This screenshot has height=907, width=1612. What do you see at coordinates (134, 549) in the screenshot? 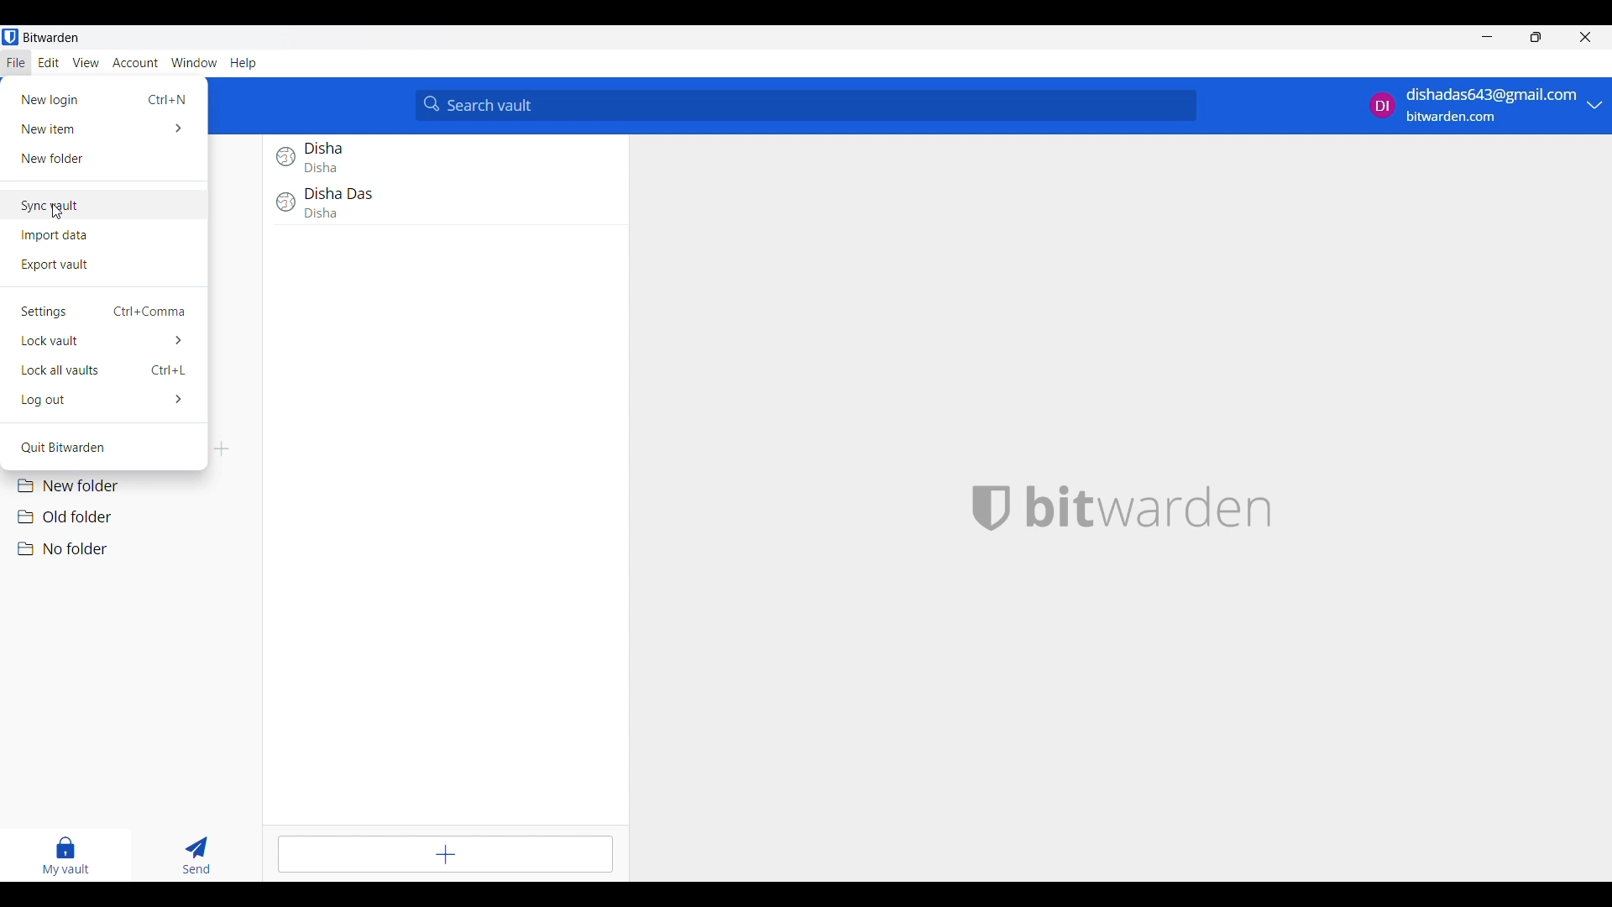
I see `No folder` at bounding box center [134, 549].